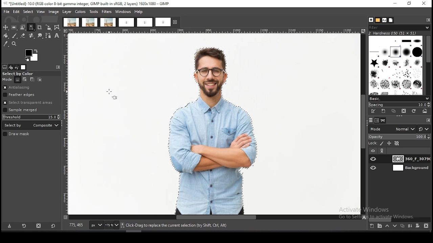 Image resolution: width=433 pixels, height=243 pixels. What do you see at coordinates (177, 225) in the screenshot?
I see `Click-Drag to replace the current selection (try Shift, Ctrl, Alt)` at bounding box center [177, 225].